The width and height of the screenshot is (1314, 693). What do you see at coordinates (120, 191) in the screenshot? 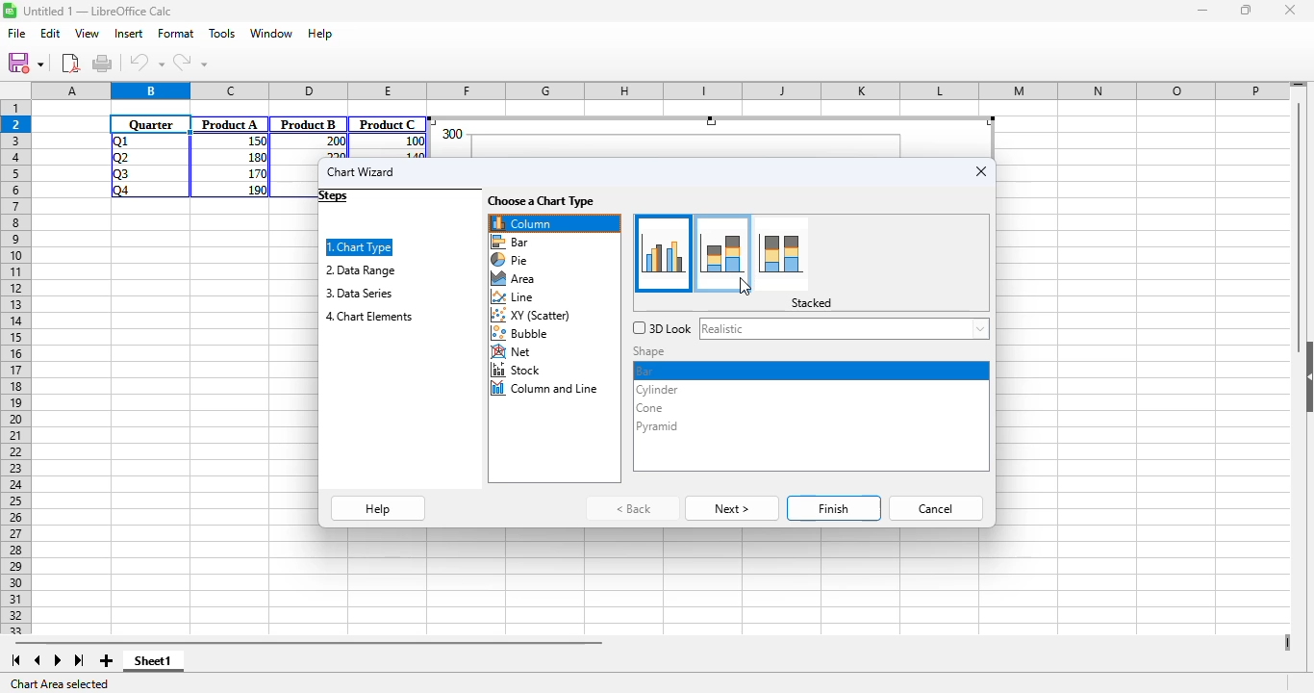
I see `Q4` at bounding box center [120, 191].